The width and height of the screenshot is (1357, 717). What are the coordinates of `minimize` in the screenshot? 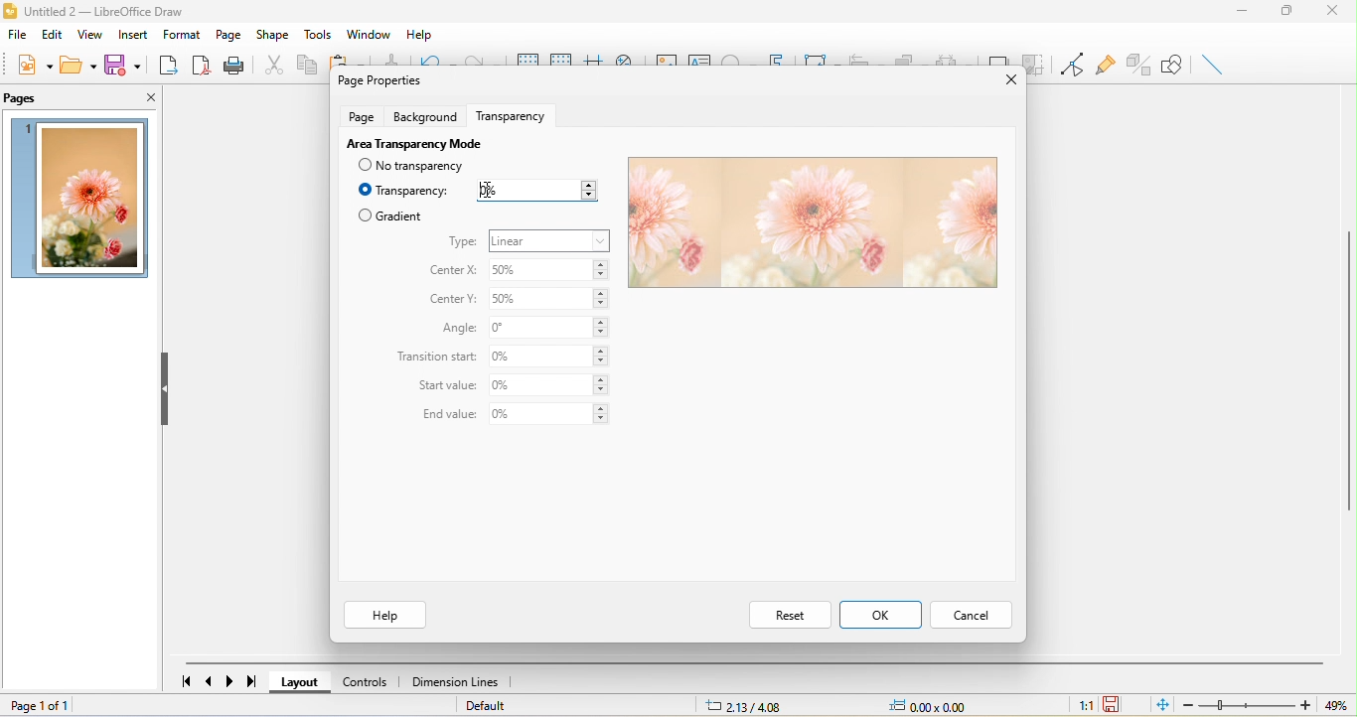 It's located at (1250, 13).